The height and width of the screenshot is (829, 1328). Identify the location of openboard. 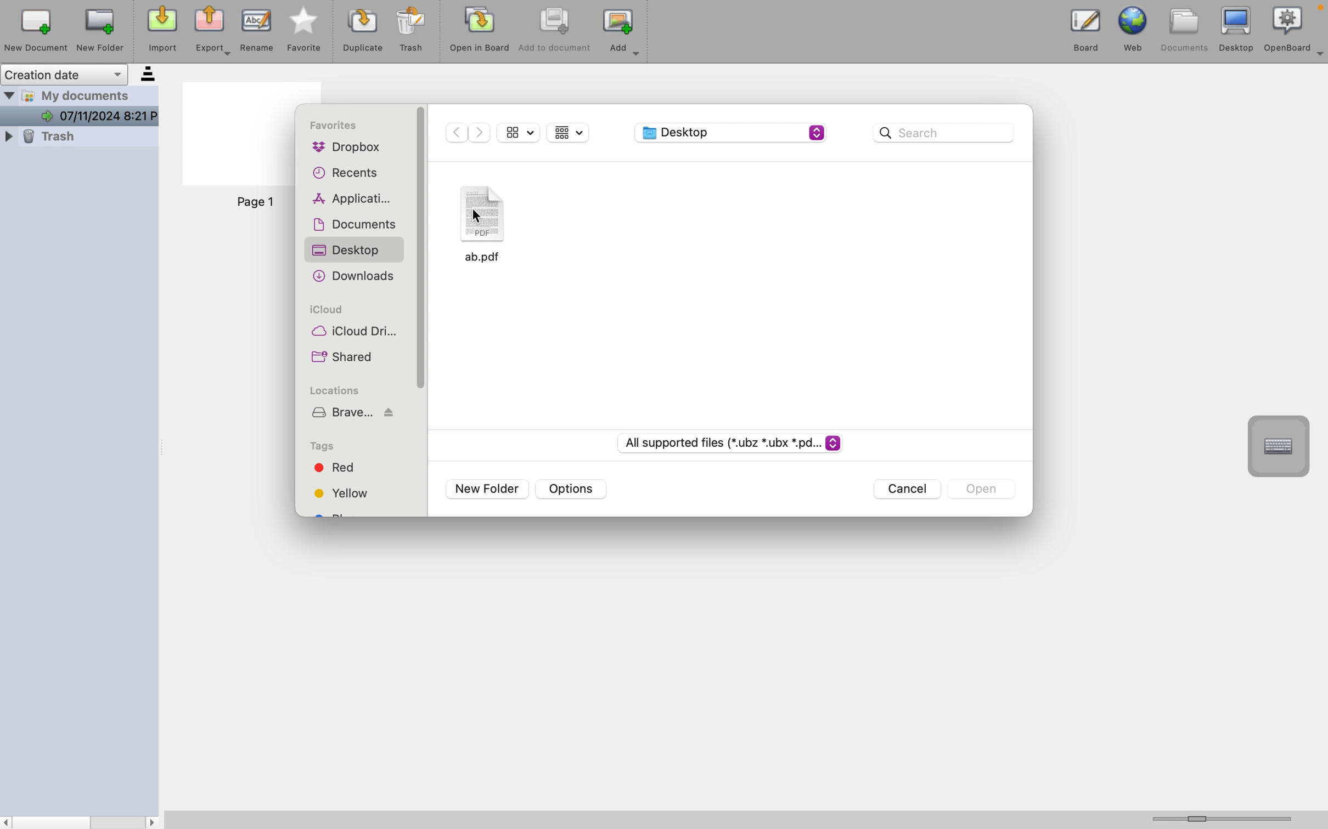
(1288, 28).